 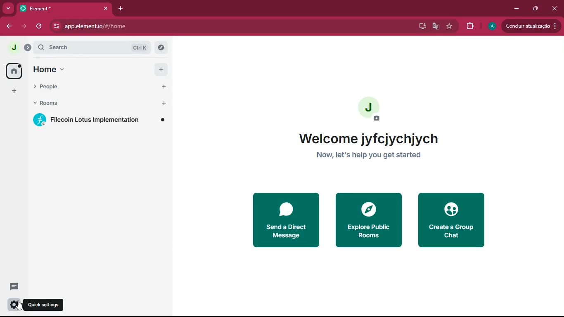 What do you see at coordinates (88, 87) in the screenshot?
I see `people` at bounding box center [88, 87].